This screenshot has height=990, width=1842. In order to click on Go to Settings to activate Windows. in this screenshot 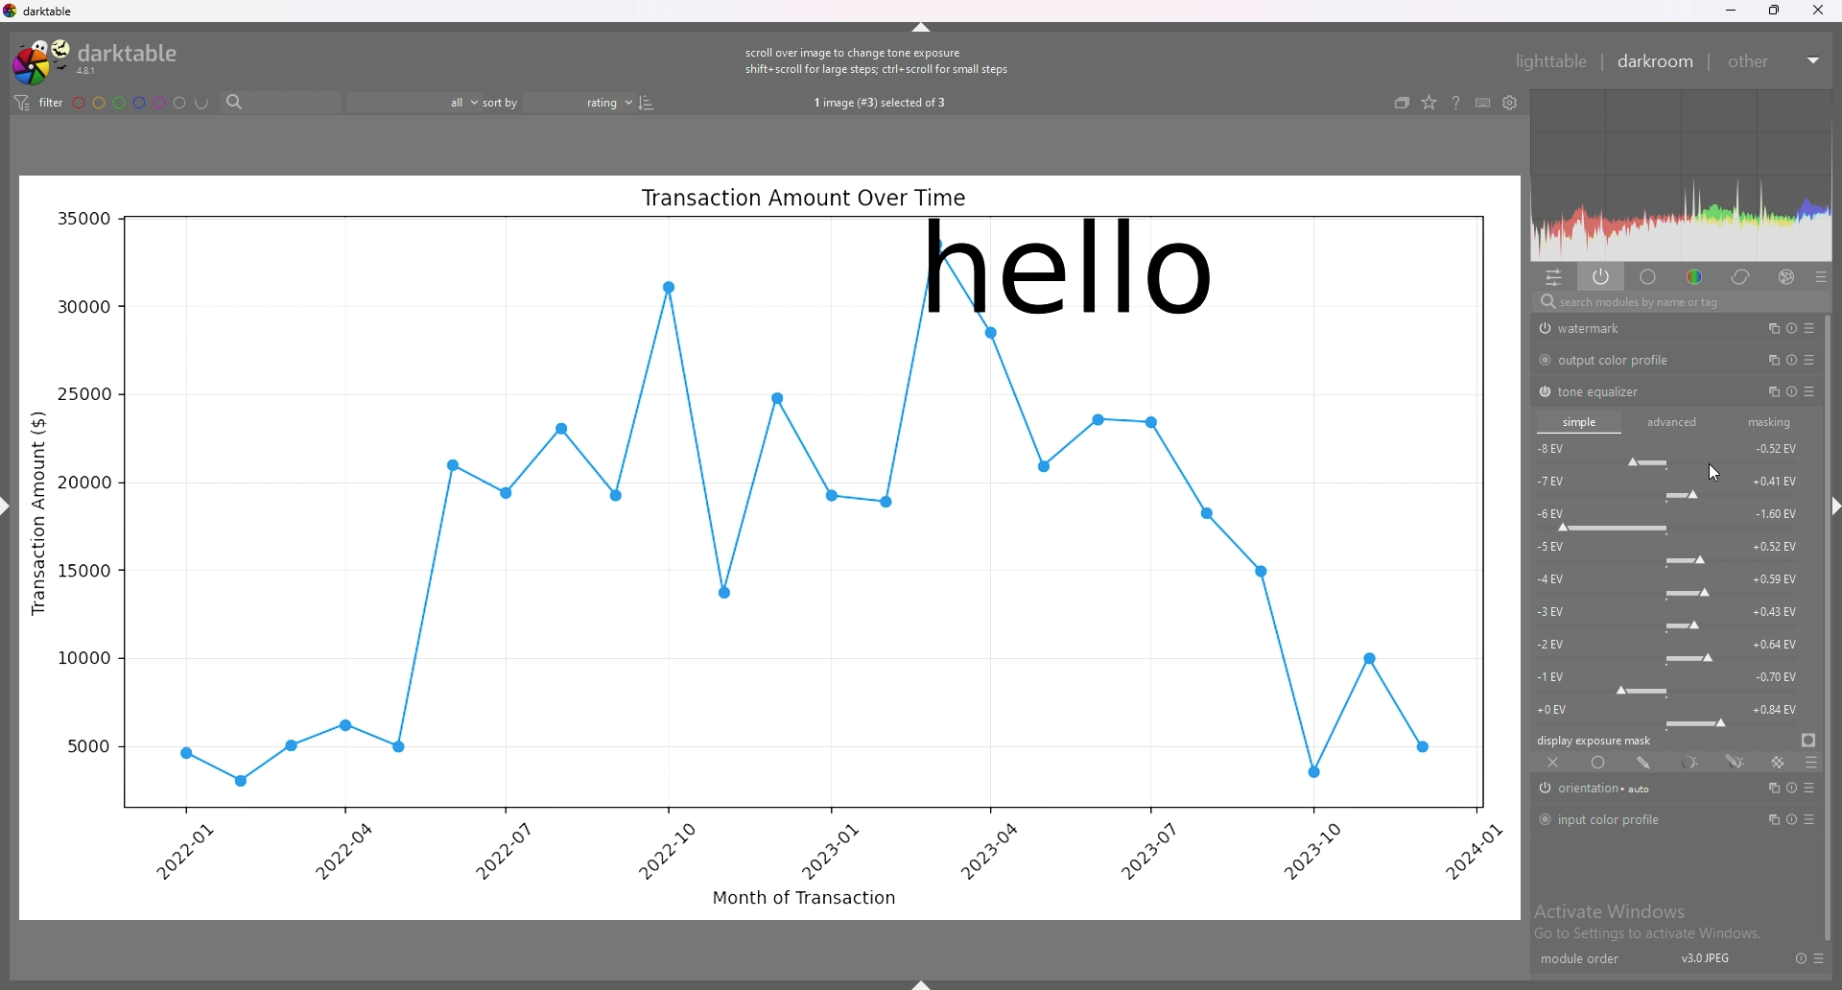, I will do `click(1649, 935)`.